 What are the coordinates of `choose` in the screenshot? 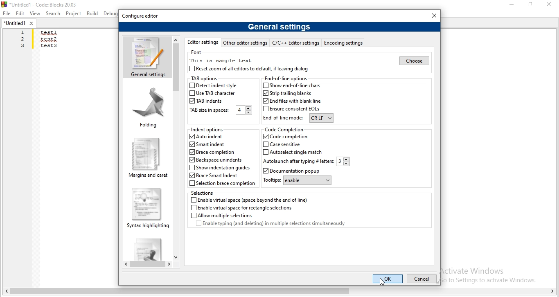 It's located at (413, 61).